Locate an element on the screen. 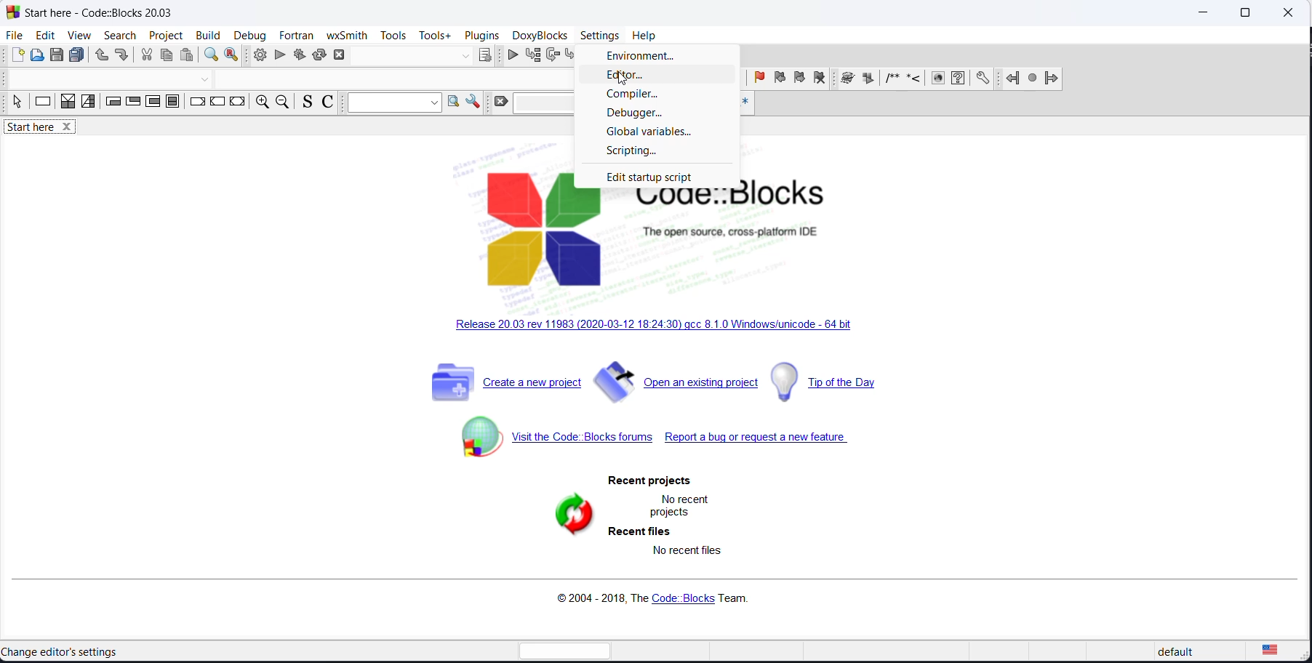 The width and height of the screenshot is (1312, 663). icon is located at coordinates (847, 79).